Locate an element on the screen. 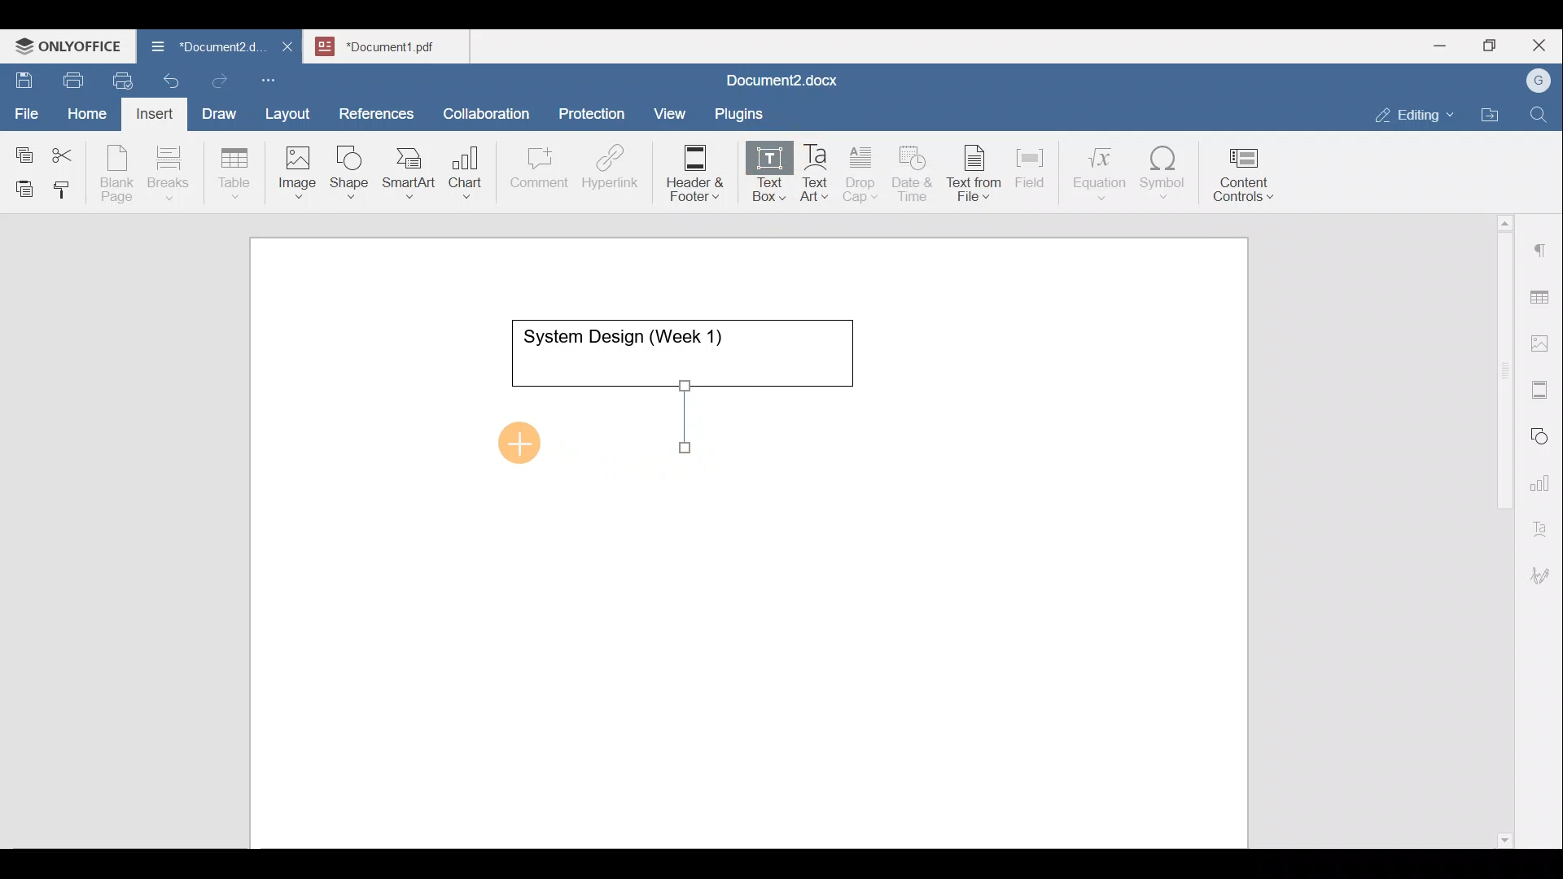 The width and height of the screenshot is (1563, 879). Document name is located at coordinates (199, 49).